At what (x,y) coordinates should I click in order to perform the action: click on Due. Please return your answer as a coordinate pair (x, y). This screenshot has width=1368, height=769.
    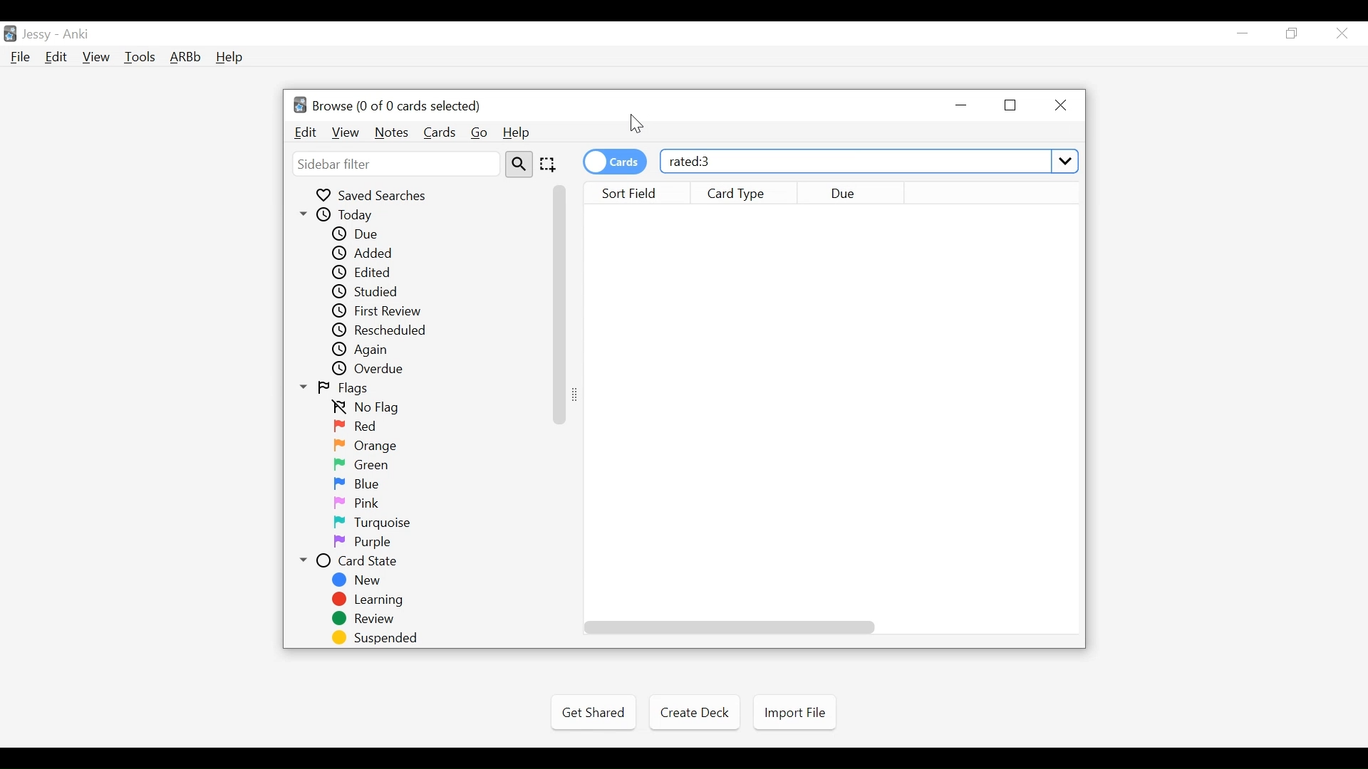
    Looking at the image, I should click on (856, 193).